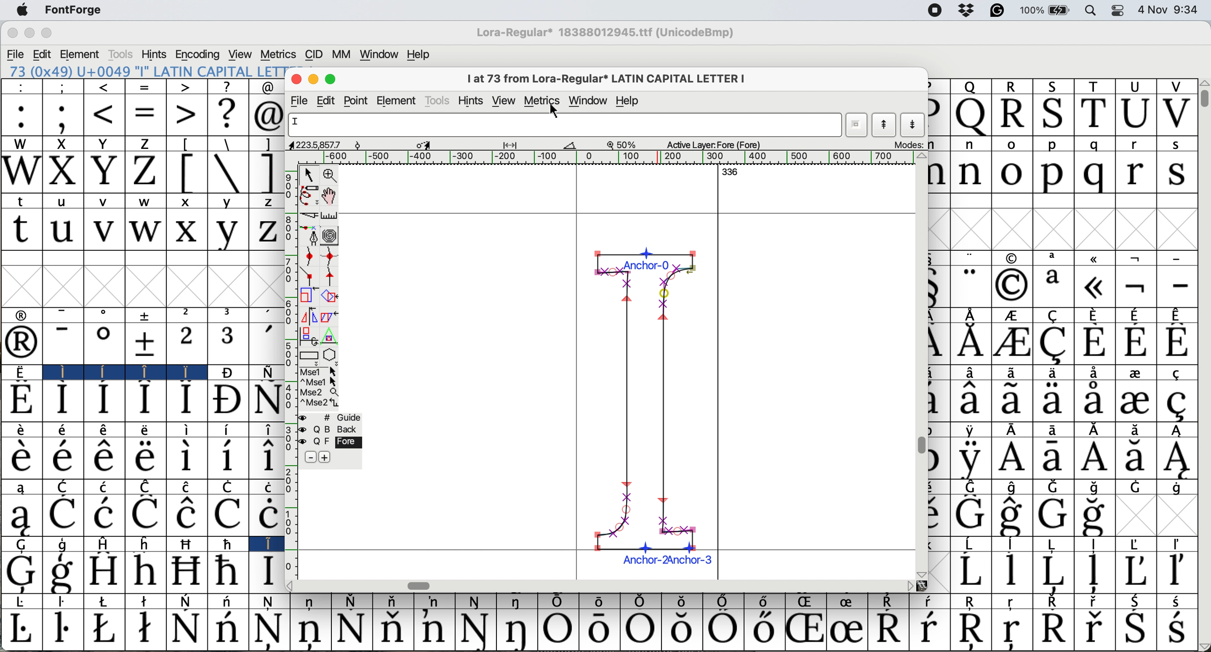  I want to click on Symbol, so click(1094, 572).